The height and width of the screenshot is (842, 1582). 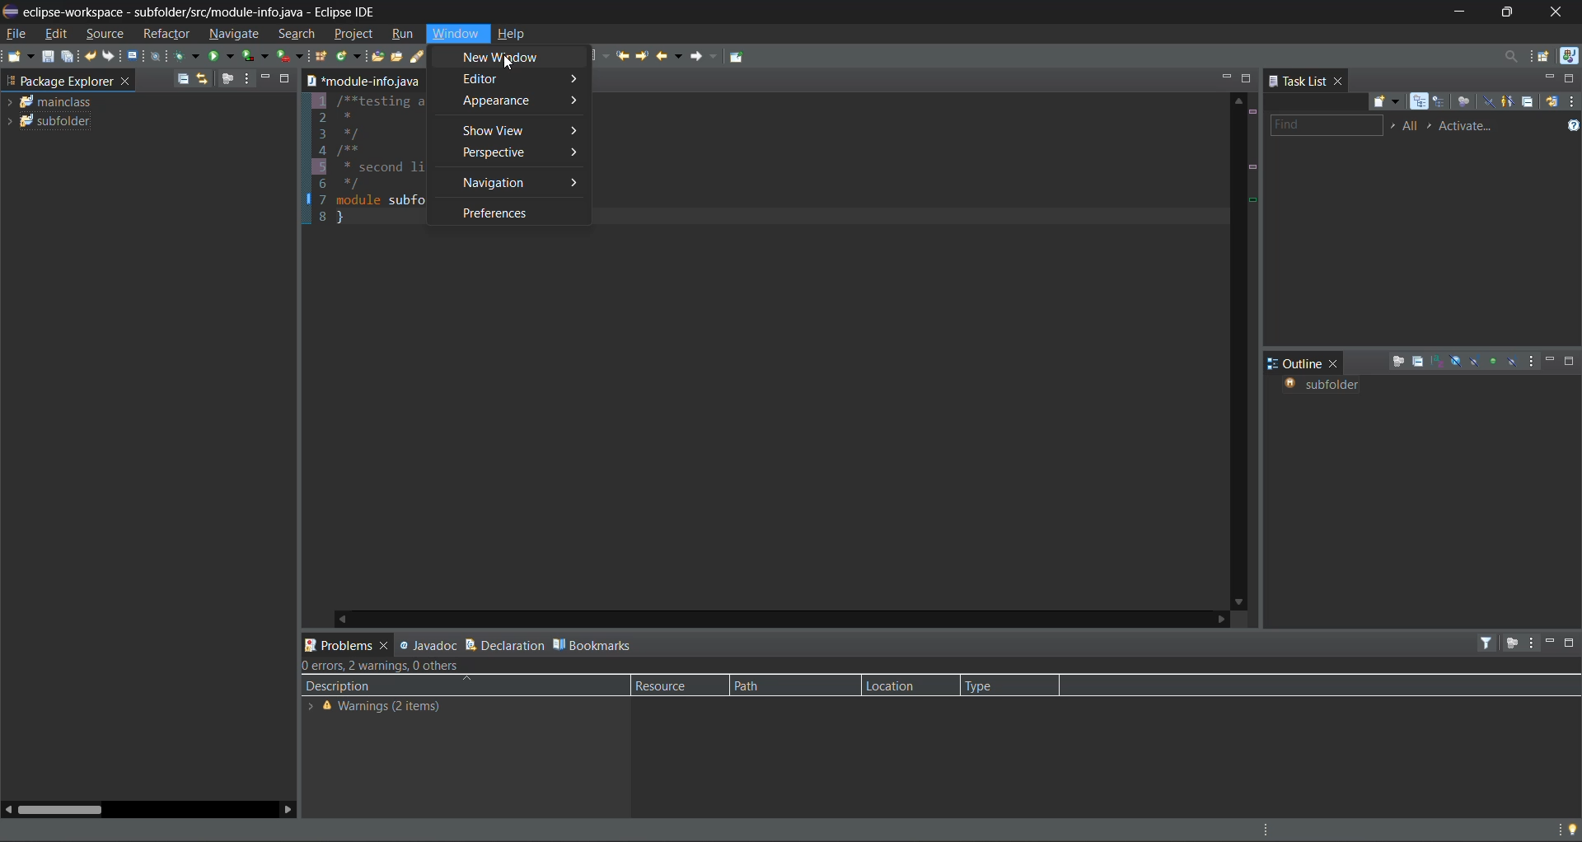 What do you see at coordinates (1477, 126) in the screenshot?
I see `activate` at bounding box center [1477, 126].